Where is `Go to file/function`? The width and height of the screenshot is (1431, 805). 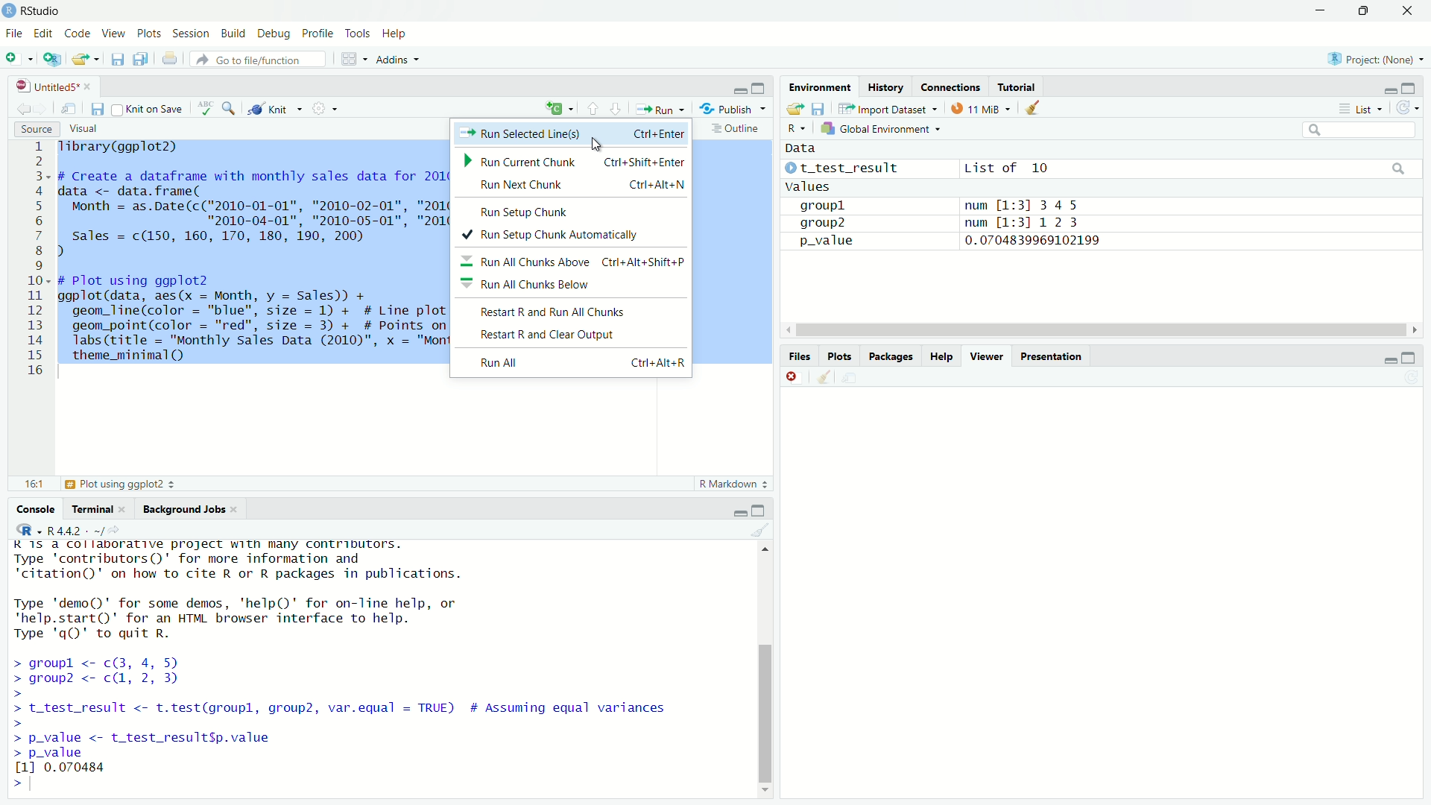 Go to file/function is located at coordinates (262, 58).